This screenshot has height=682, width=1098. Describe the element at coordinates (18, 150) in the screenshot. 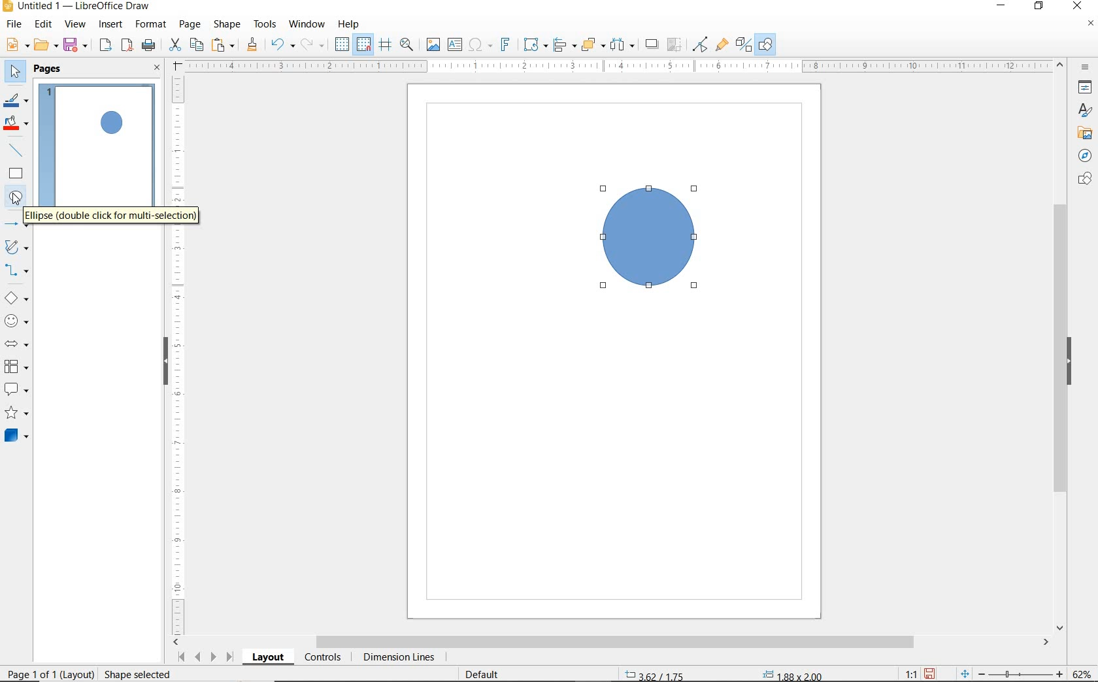

I see `INSERT LINE` at that location.